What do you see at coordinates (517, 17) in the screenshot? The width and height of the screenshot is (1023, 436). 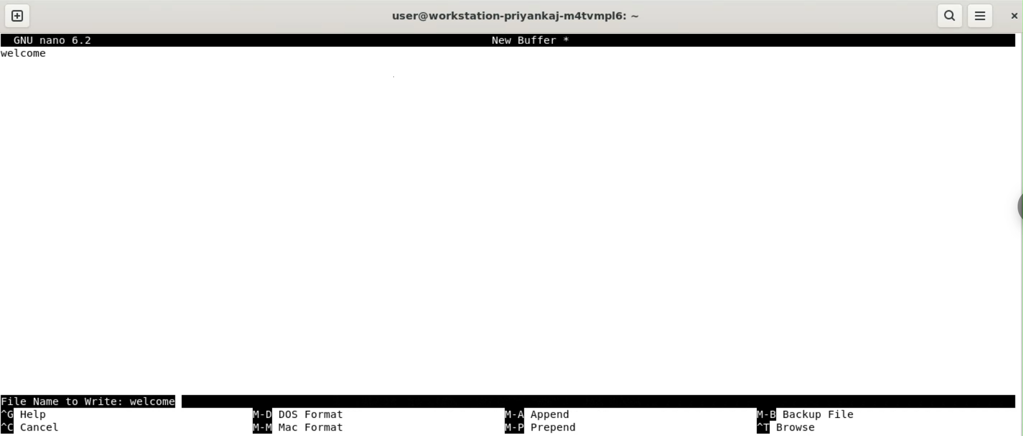 I see `user@workstation-privankaj-m4atvmplé6: ~` at bounding box center [517, 17].